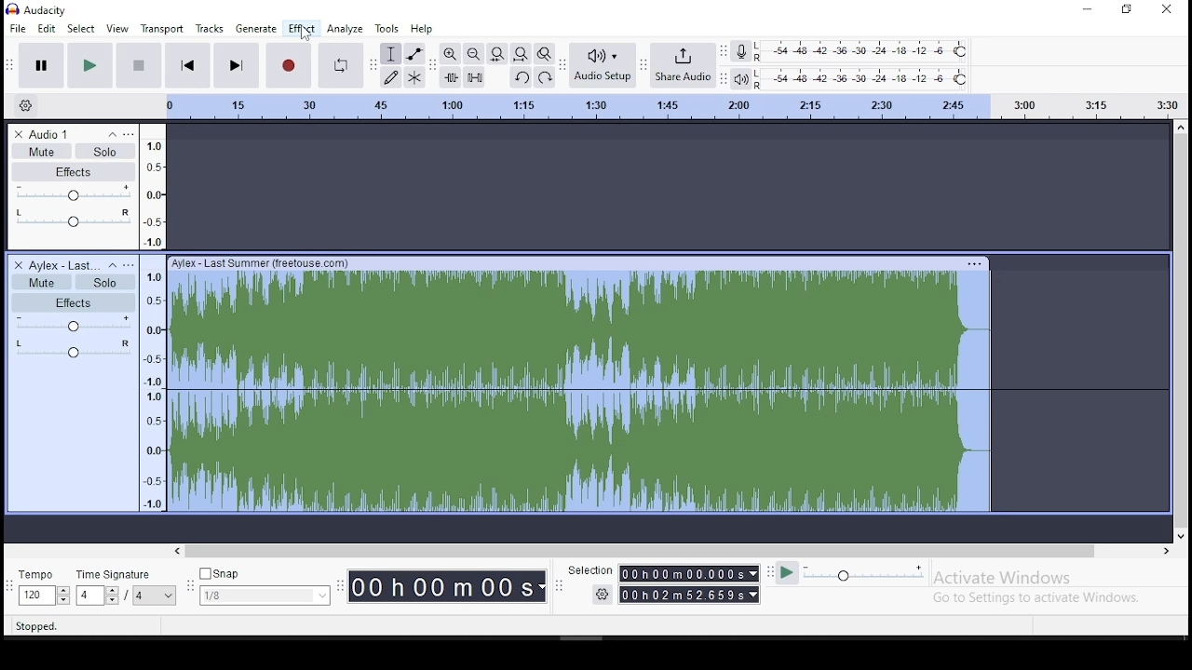 The height and width of the screenshot is (670, 1192). I want to click on undo, so click(521, 77).